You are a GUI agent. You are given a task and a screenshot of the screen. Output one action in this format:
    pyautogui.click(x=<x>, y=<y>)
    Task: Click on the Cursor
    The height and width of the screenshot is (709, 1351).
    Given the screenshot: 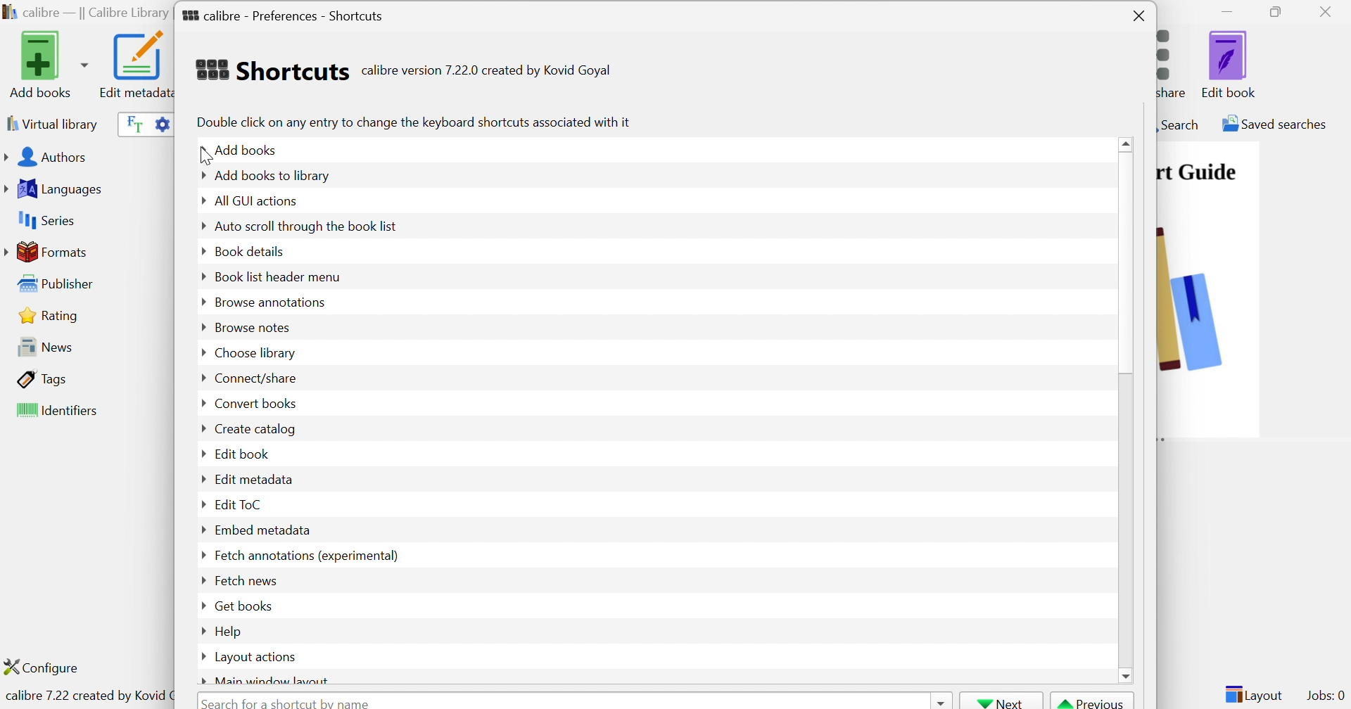 What is the action you would take?
    pyautogui.click(x=205, y=158)
    